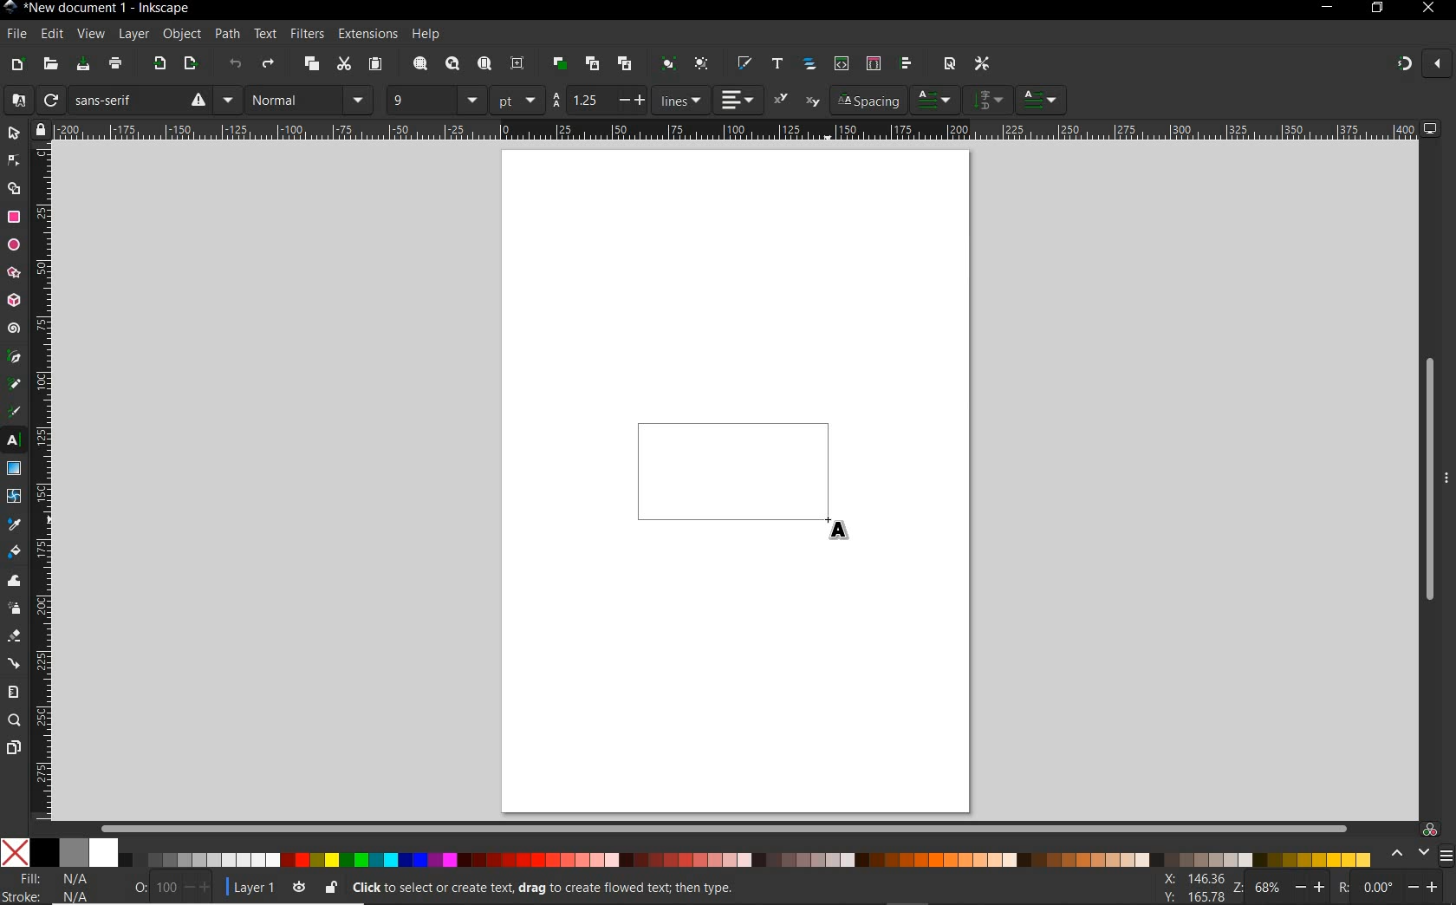 The height and width of the screenshot is (905, 1456). I want to click on subscript, so click(813, 102).